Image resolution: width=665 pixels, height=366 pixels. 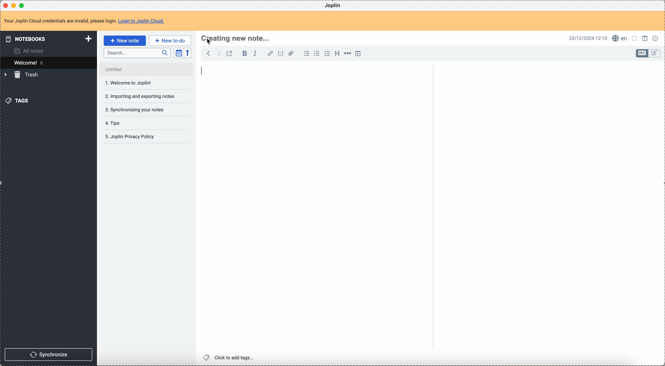 I want to click on insert time, so click(x=358, y=54).